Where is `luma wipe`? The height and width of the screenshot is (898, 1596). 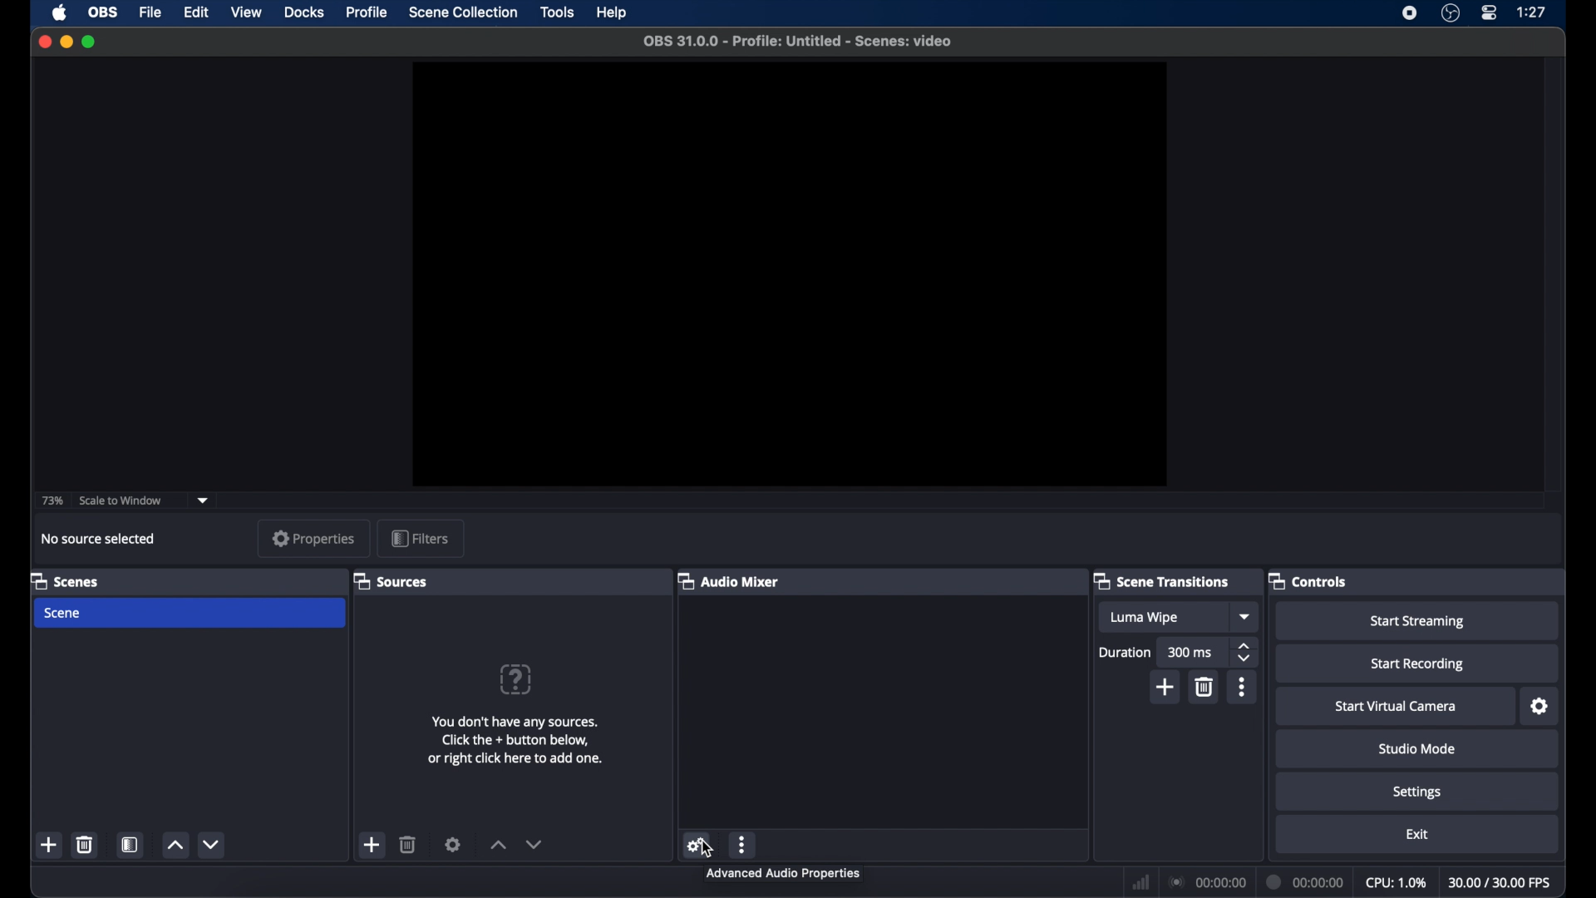
luma wipe is located at coordinates (1147, 619).